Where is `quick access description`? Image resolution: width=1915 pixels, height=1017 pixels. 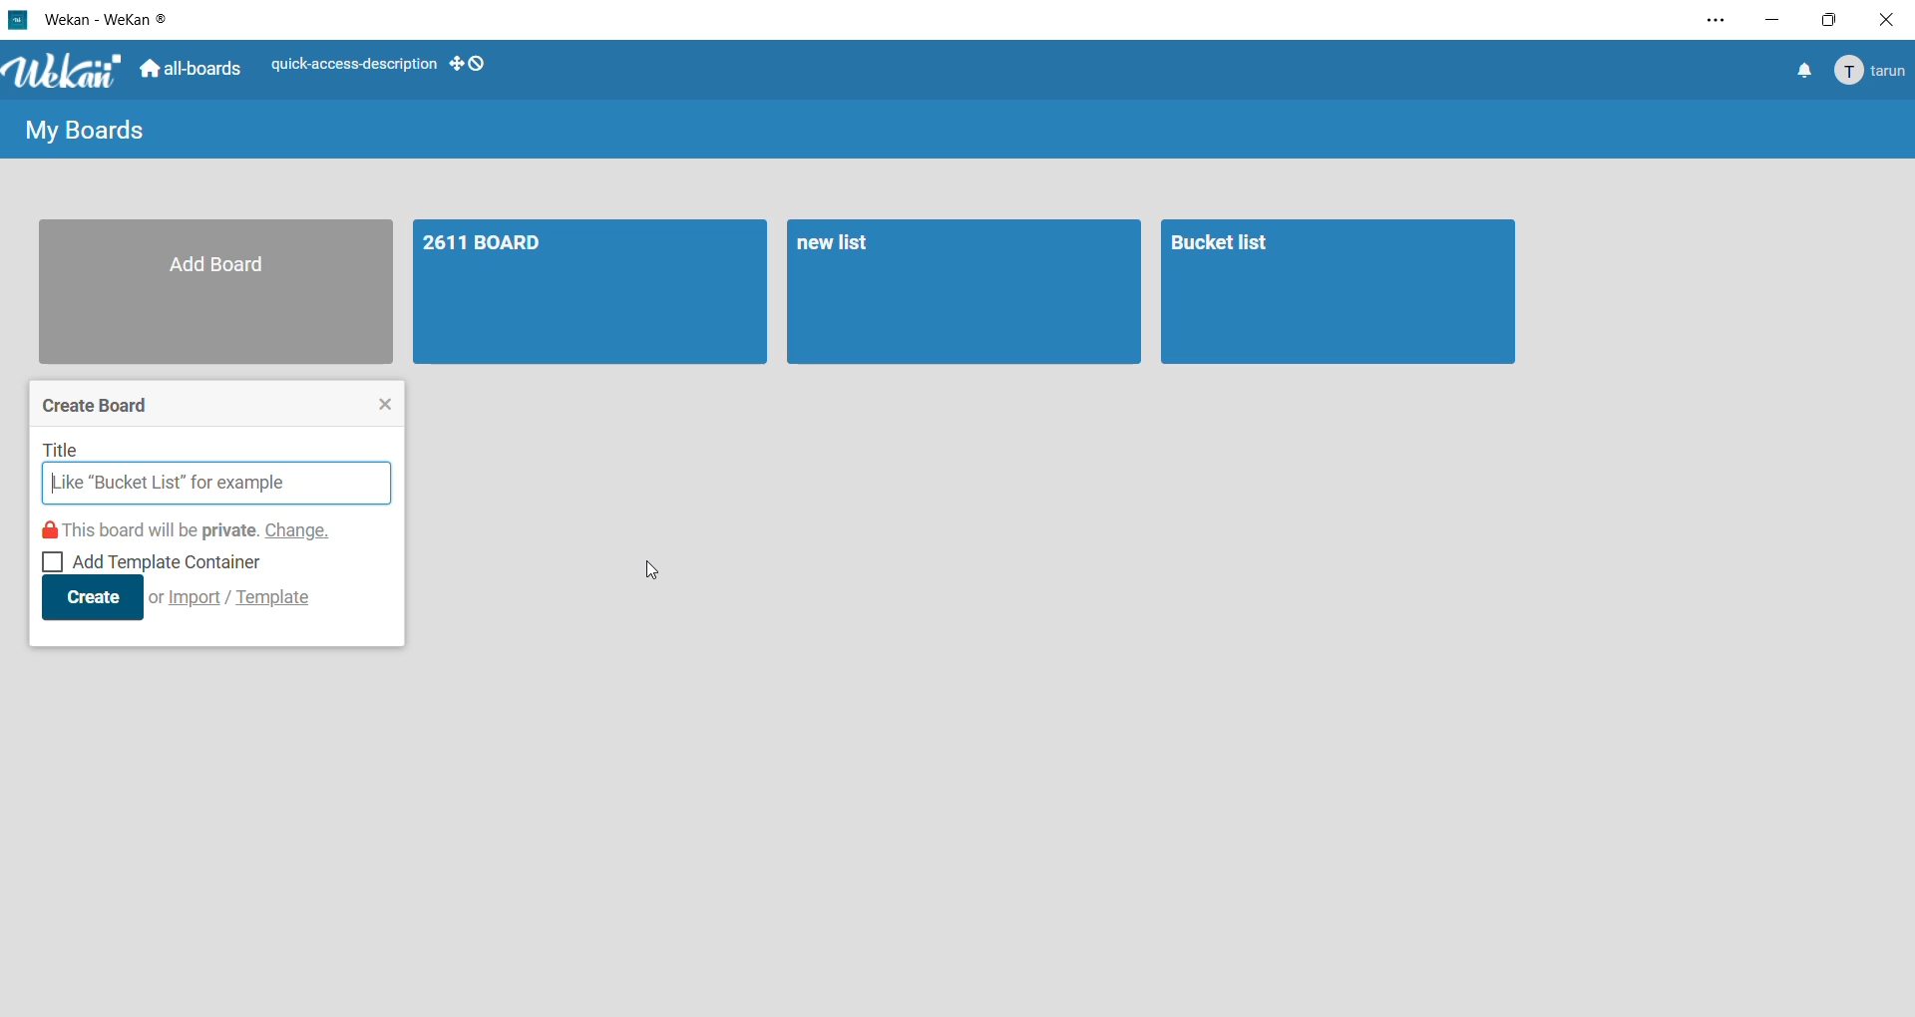 quick access description is located at coordinates (352, 68).